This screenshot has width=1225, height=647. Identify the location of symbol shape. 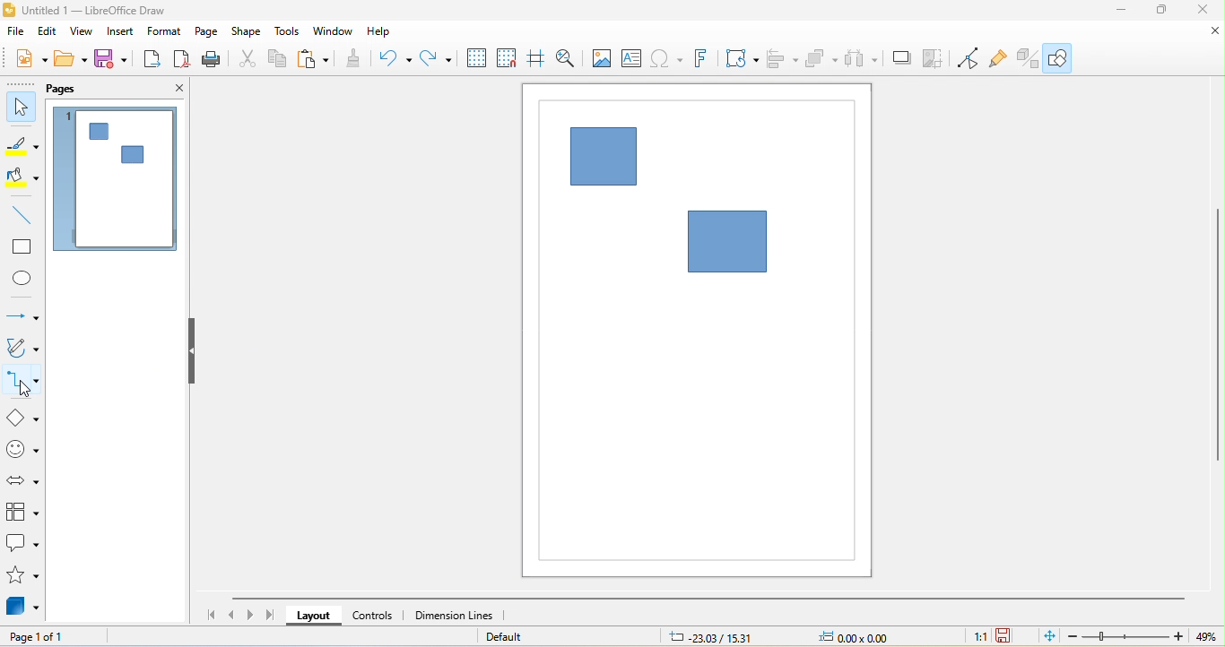
(25, 450).